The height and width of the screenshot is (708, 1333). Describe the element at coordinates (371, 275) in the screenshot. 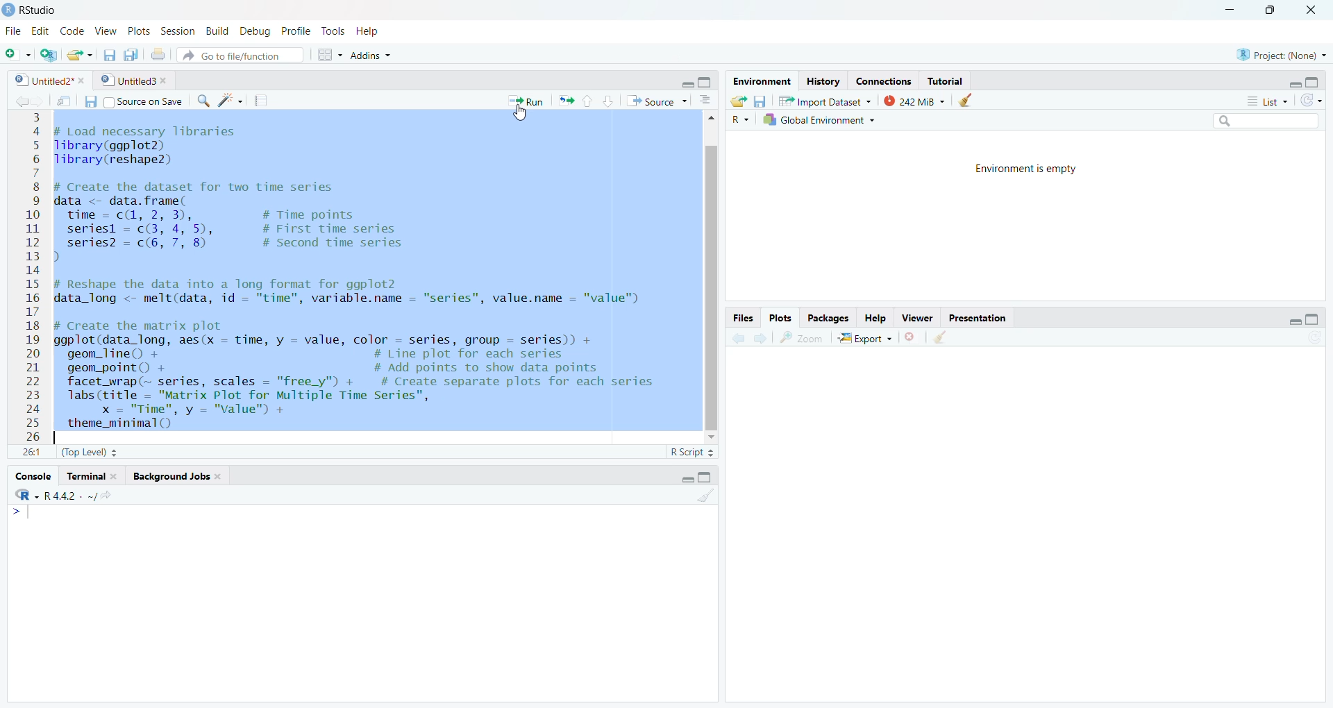

I see `# Load necessary libraries
Tibrary(ggplot2)
Tibrary(reshape2)
# Create the dataset for two time series
data <- data.frame(
Tlie = Gl, 2; I # Time points
seriesl = c(3, 4, 5), # First time series
series? = c(6, 7, 8) # Second time series
)
# Reshape the data into a long format for ggplot2
data_long <- melt(data, id = "time", variable.name = "series", value.name = "value")
# Create the matrix plot
ggplot(data_long, aes(x - time, y — value, color — series, group — series)) +
geom_line() + # Line plot for each series
geom_point() + # Add points to show data points
facet_wrap(~ series, scales = "free_y") + # Create separate plots for each series
labs (title = "Matrix Plot for Multiple Time Series",
x = "Time", y = "value" +
theme minimal ()` at that location.